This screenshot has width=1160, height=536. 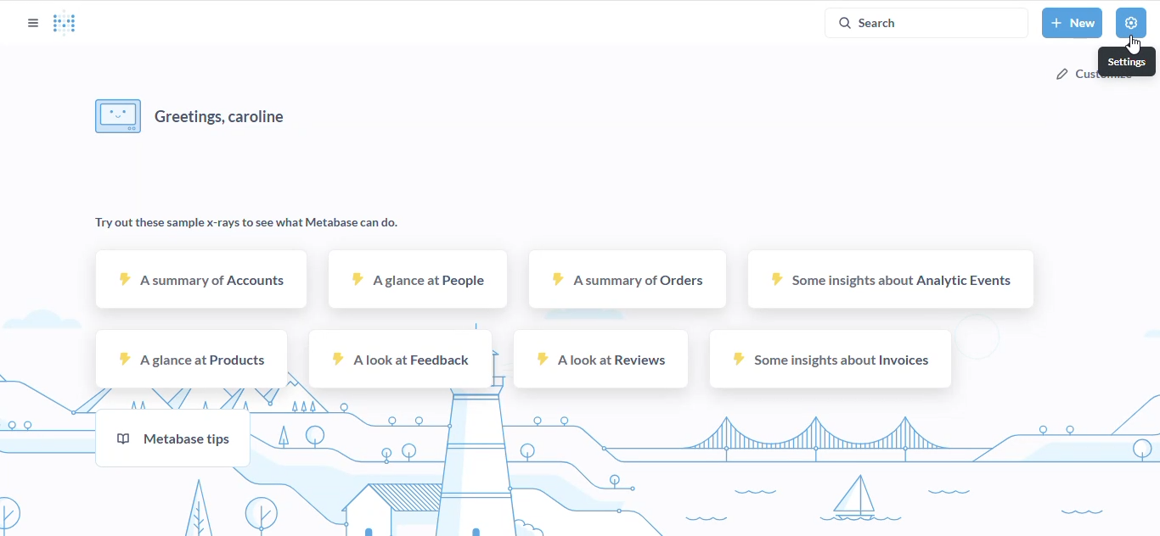 I want to click on a summary of orders, so click(x=627, y=280).